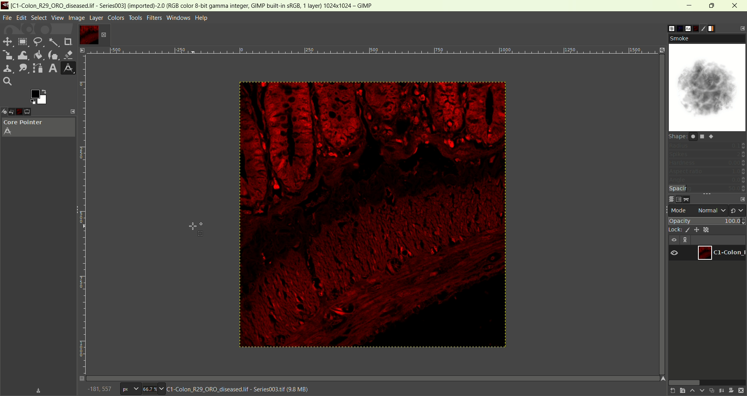  Describe the element at coordinates (76, 18) in the screenshot. I see `image` at that location.